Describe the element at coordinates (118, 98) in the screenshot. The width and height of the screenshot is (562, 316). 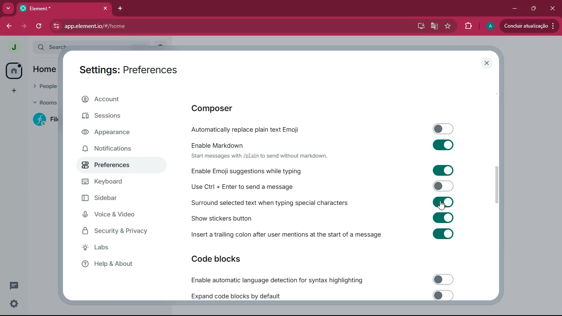
I see `account` at that location.